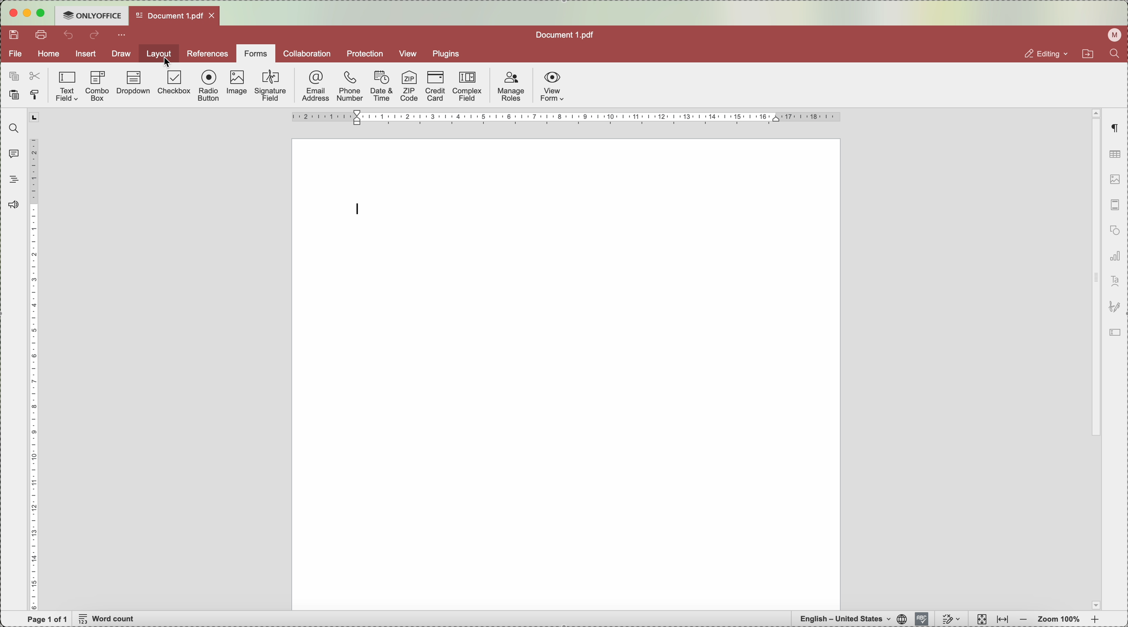 The height and width of the screenshot is (627, 1128). What do you see at coordinates (466, 88) in the screenshot?
I see `complex field` at bounding box center [466, 88].